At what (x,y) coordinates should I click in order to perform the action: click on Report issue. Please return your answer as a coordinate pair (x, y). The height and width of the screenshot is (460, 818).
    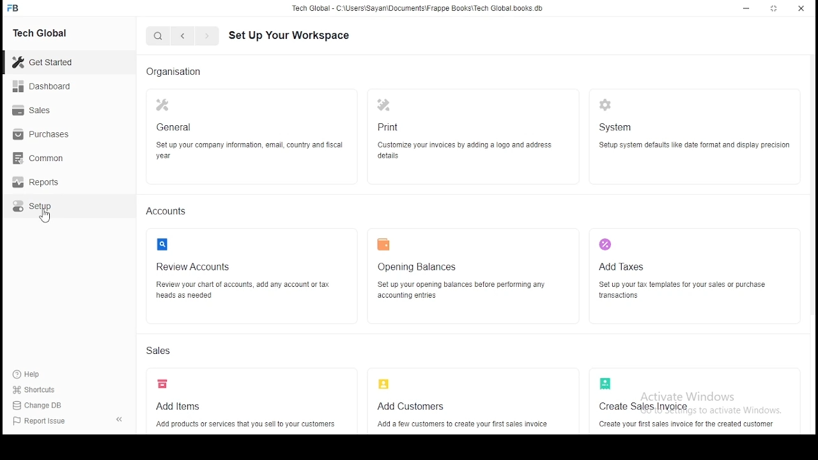
    Looking at the image, I should click on (50, 422).